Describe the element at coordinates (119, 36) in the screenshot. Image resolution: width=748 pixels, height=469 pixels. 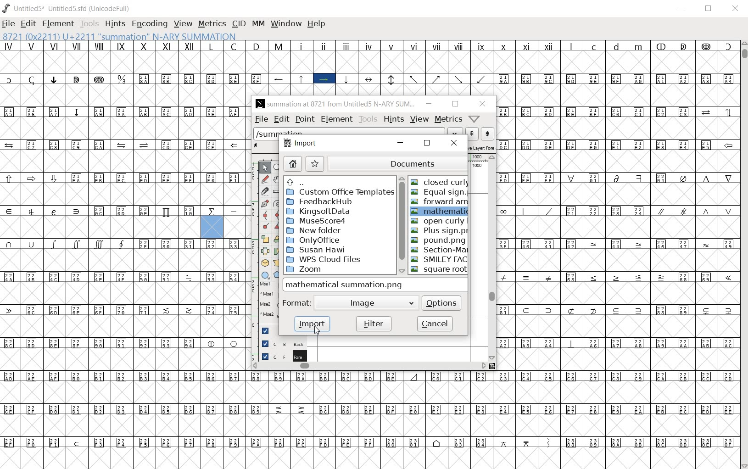
I see `8721 (0X2211) U+2211 "summation" N-ARY SUMMATION` at that location.